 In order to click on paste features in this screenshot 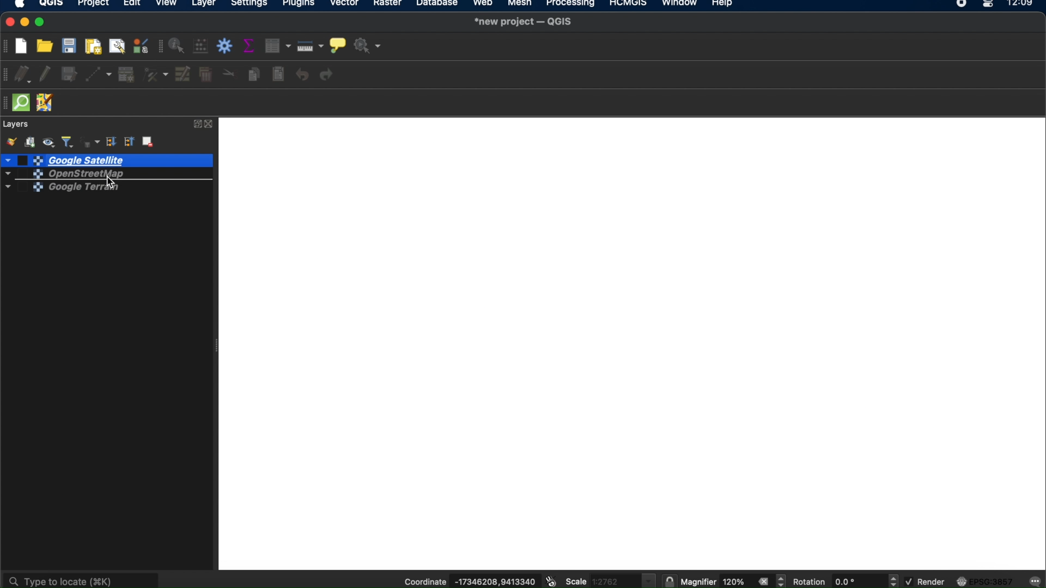, I will do `click(279, 75)`.